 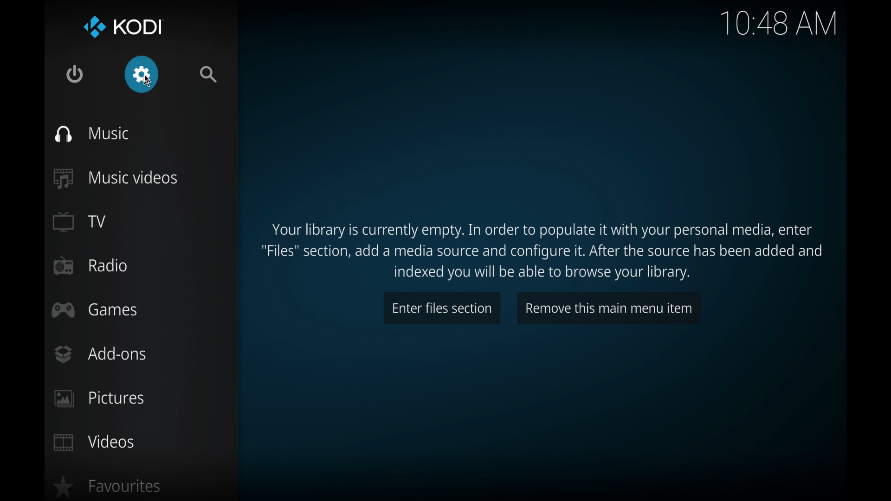 What do you see at coordinates (100, 354) in the screenshot?
I see `add-ons` at bounding box center [100, 354].